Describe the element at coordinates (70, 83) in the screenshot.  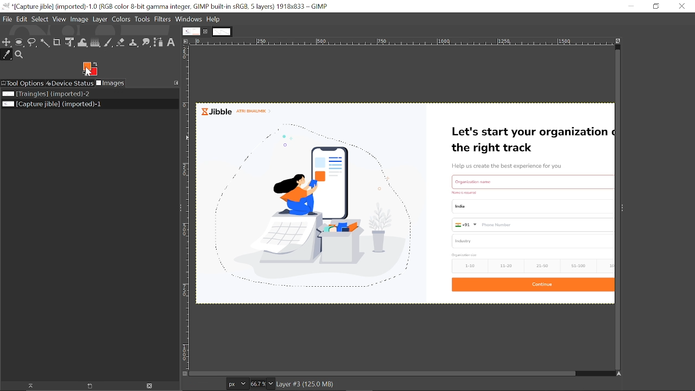
I see `Device status` at that location.